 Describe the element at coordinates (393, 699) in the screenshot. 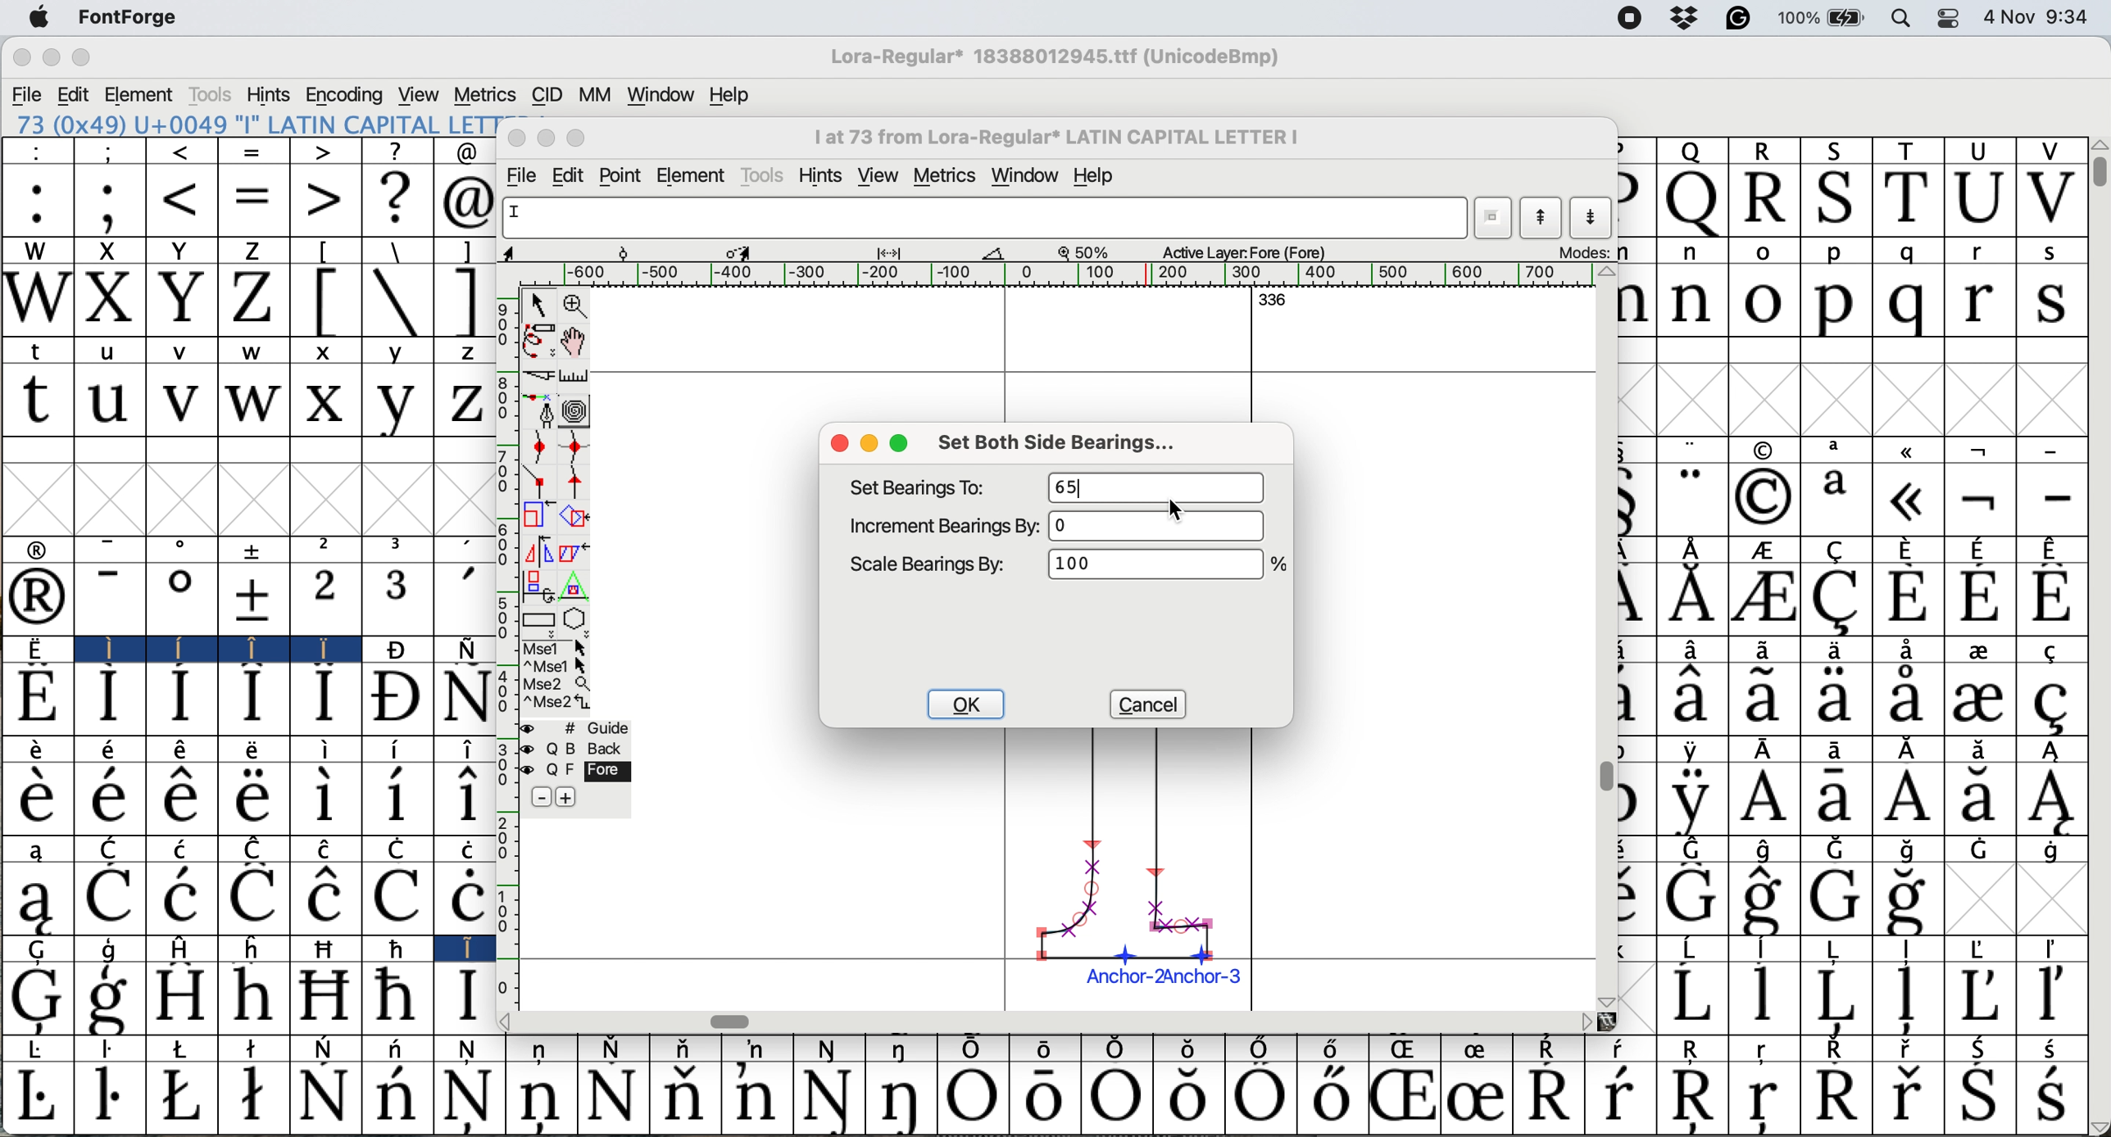

I see `Symbol` at that location.